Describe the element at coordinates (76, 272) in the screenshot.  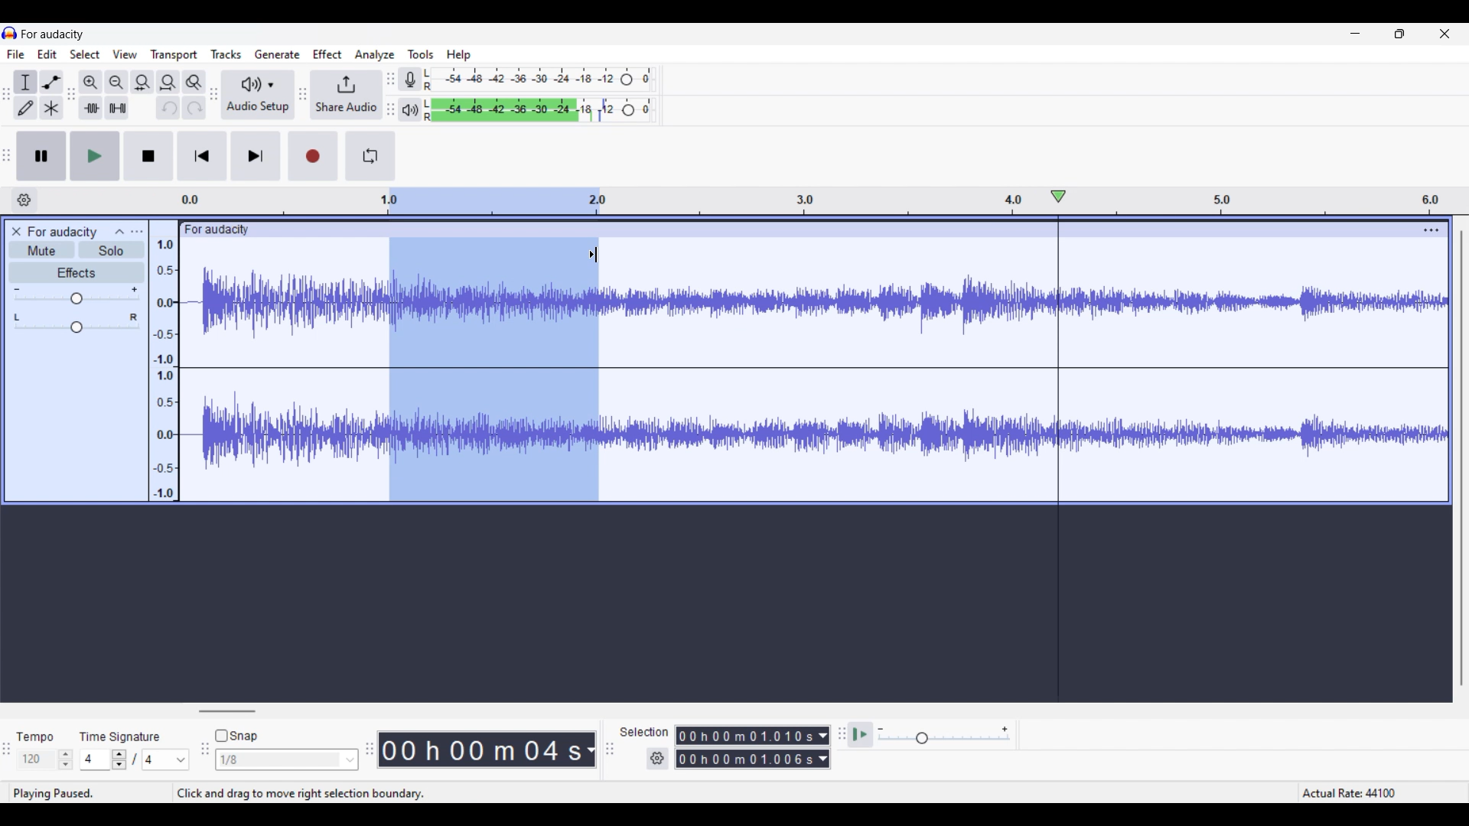
I see `Effects` at that location.